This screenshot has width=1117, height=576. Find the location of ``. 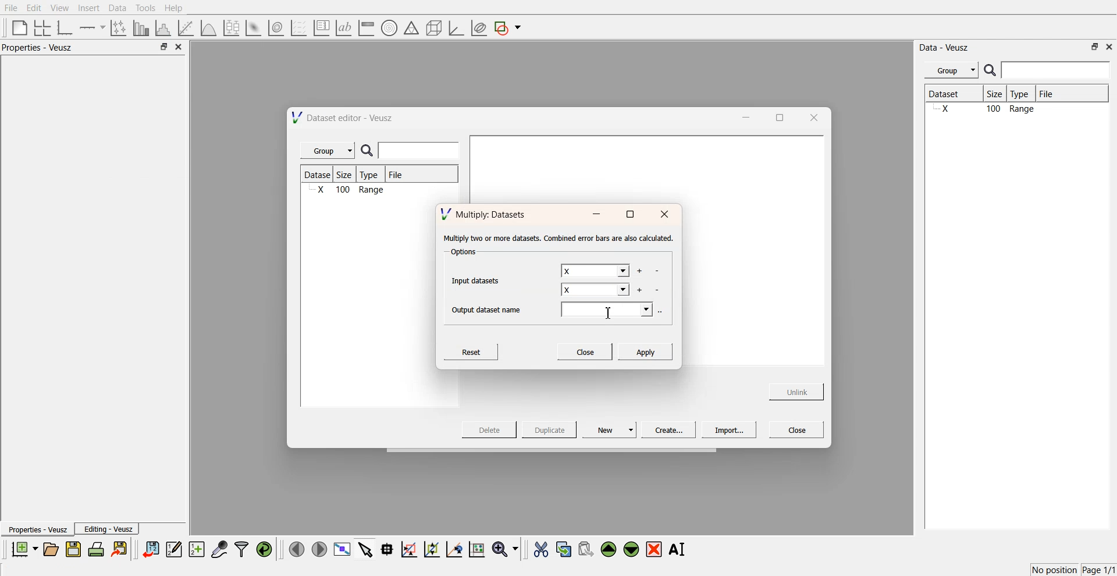

 is located at coordinates (951, 70).